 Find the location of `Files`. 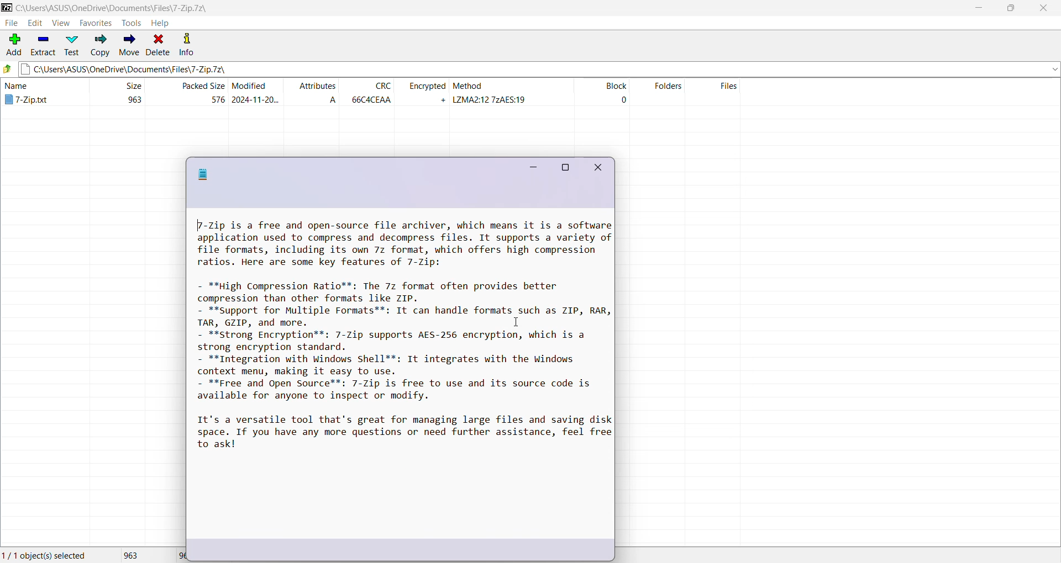

Files is located at coordinates (723, 93).